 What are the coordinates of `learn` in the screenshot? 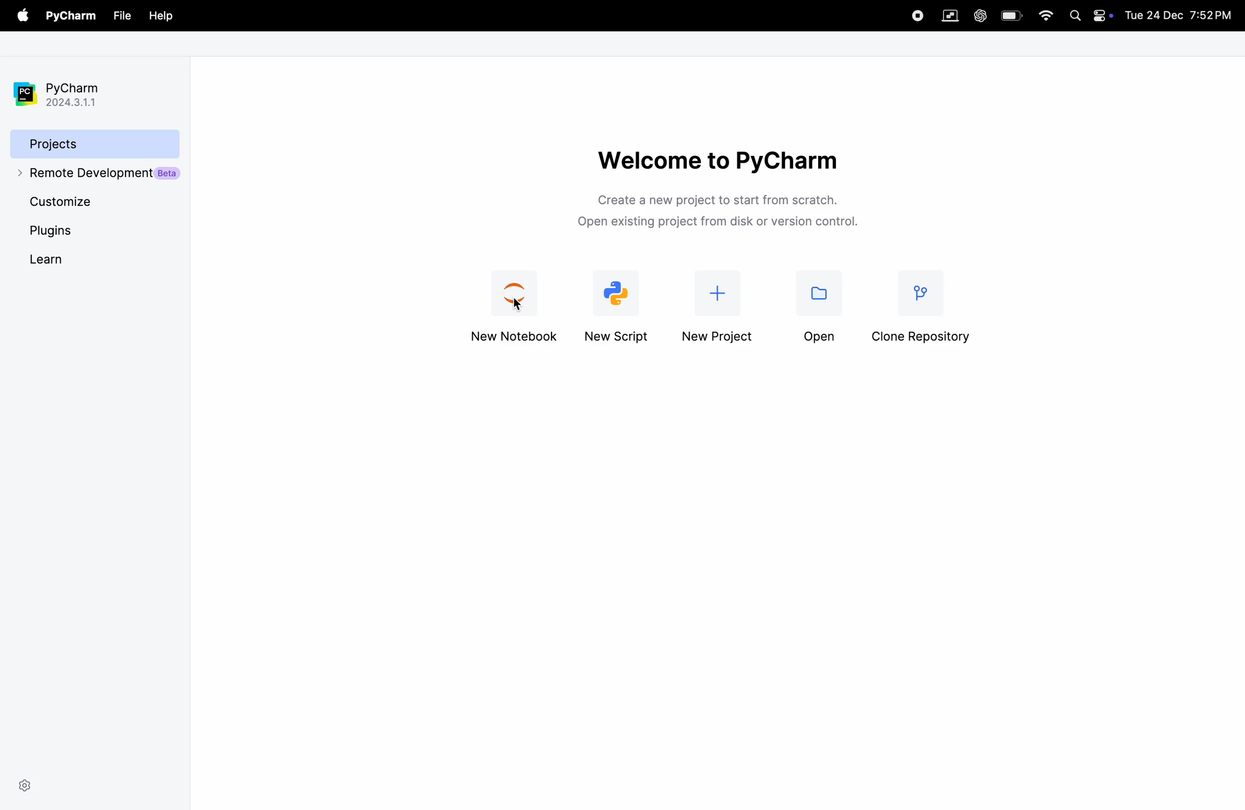 It's located at (51, 258).